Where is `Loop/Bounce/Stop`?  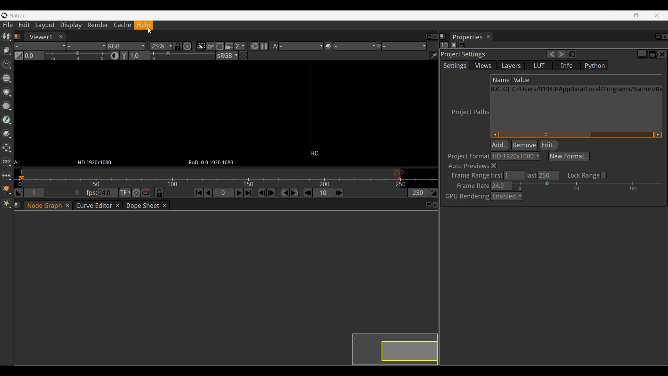
Loop/Bounce/Stop is located at coordinates (146, 193).